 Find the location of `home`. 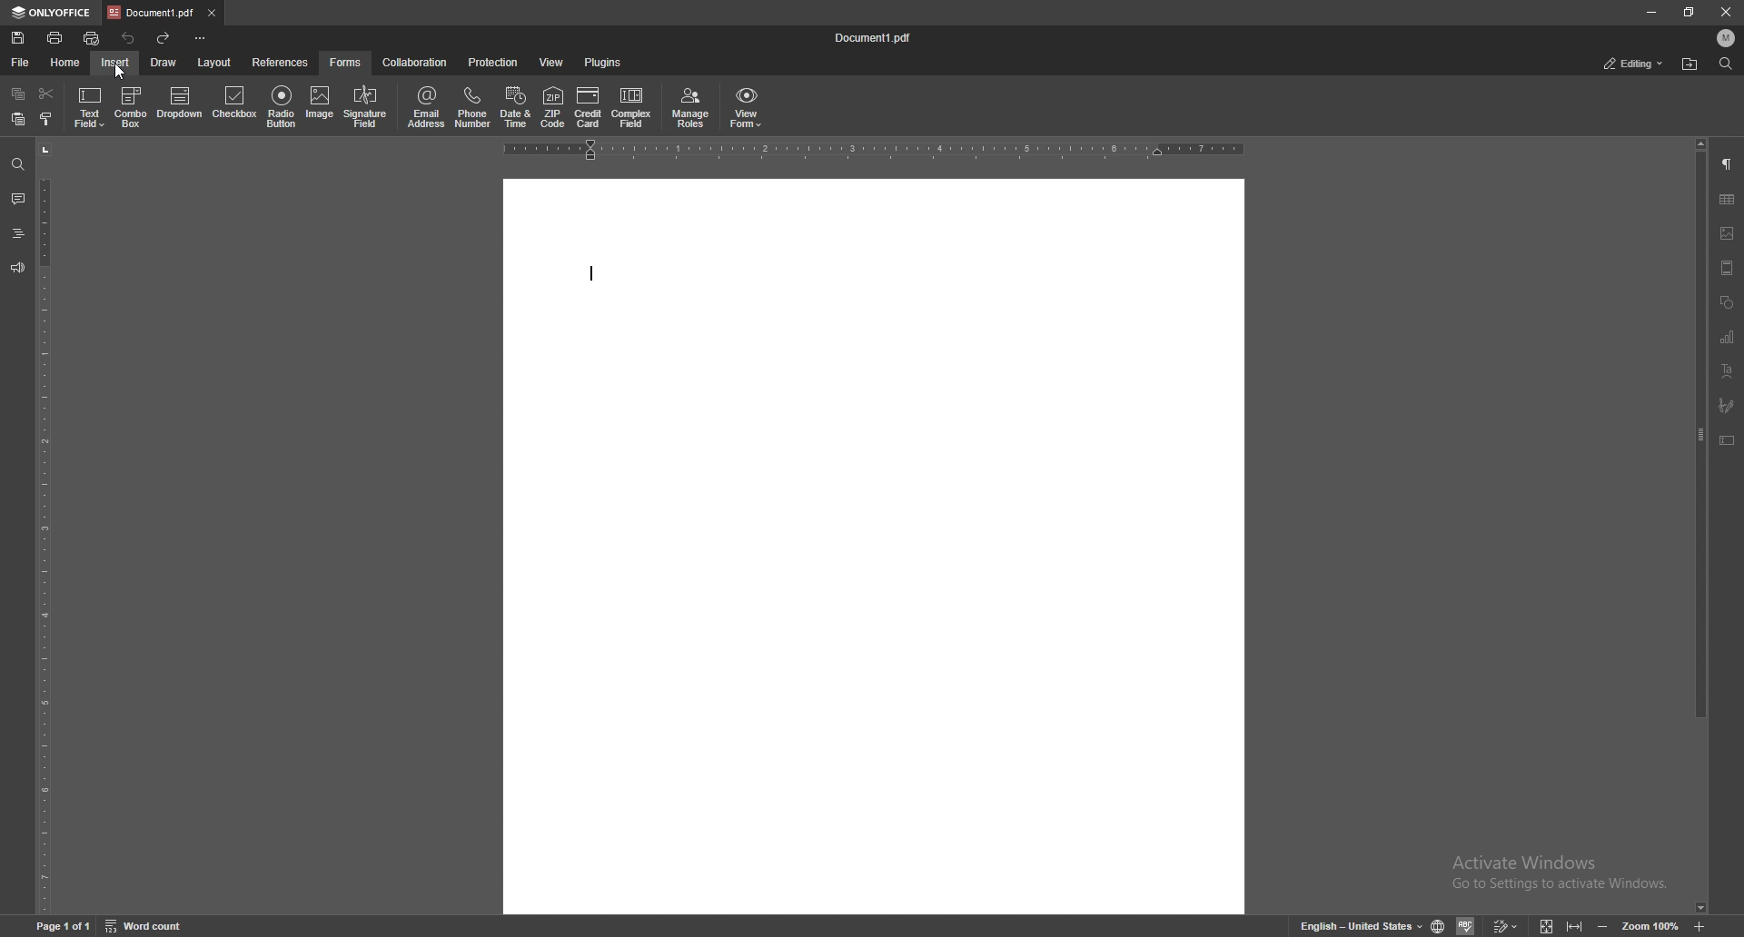

home is located at coordinates (67, 64).